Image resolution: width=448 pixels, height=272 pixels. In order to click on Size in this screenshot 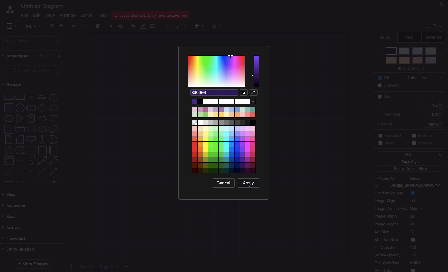, I will do `click(435, 110)`.